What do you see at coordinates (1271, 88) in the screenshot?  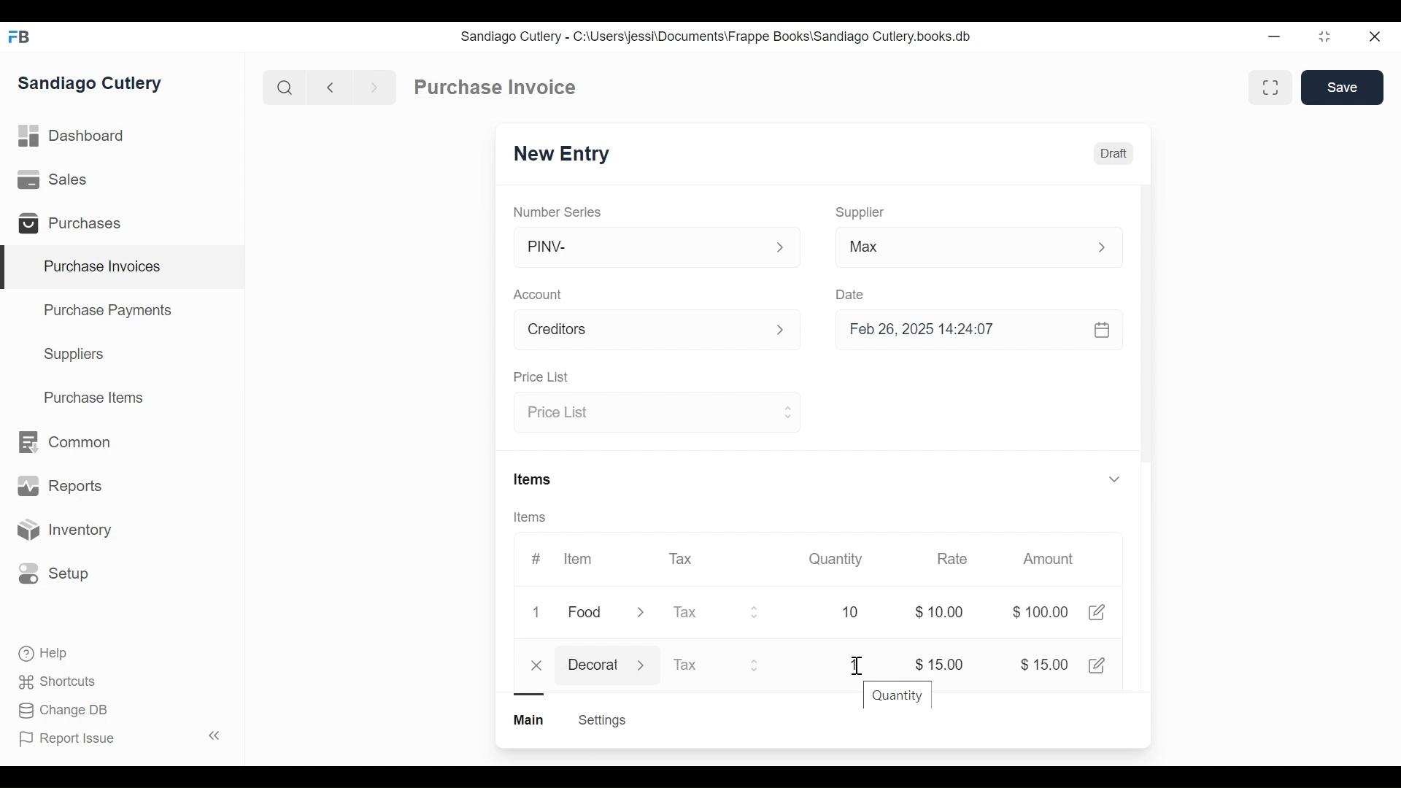 I see `Toggle between form and full view` at bounding box center [1271, 88].